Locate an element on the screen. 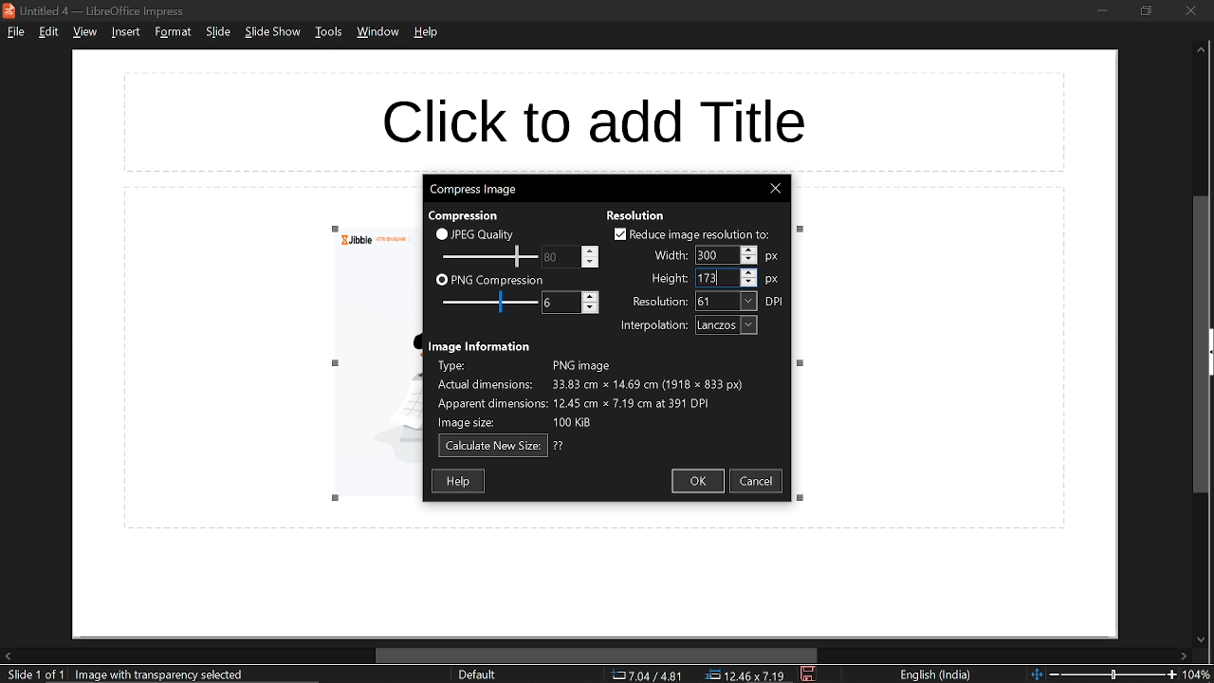  current window is located at coordinates (474, 190).